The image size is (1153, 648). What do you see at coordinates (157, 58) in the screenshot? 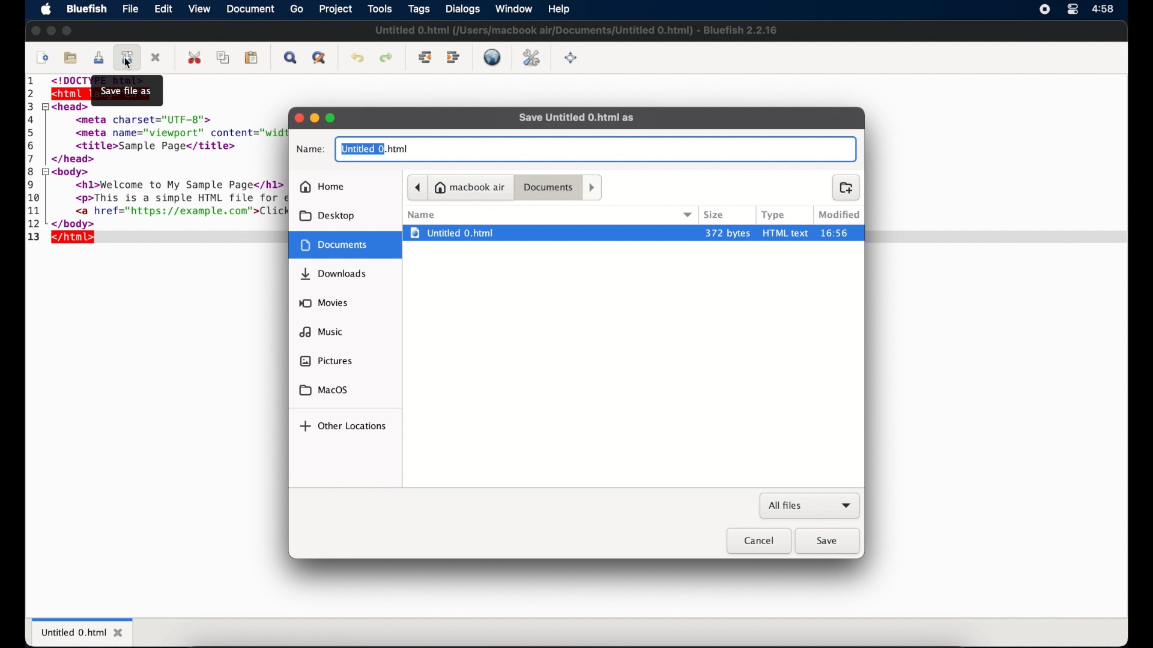
I see `close` at bounding box center [157, 58].